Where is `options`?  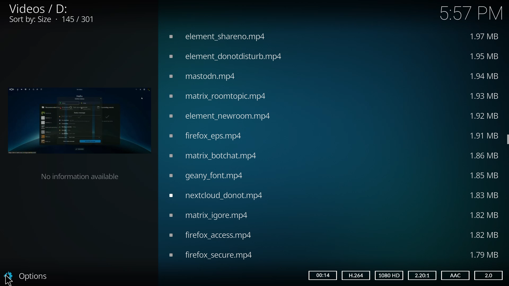
options is located at coordinates (29, 276).